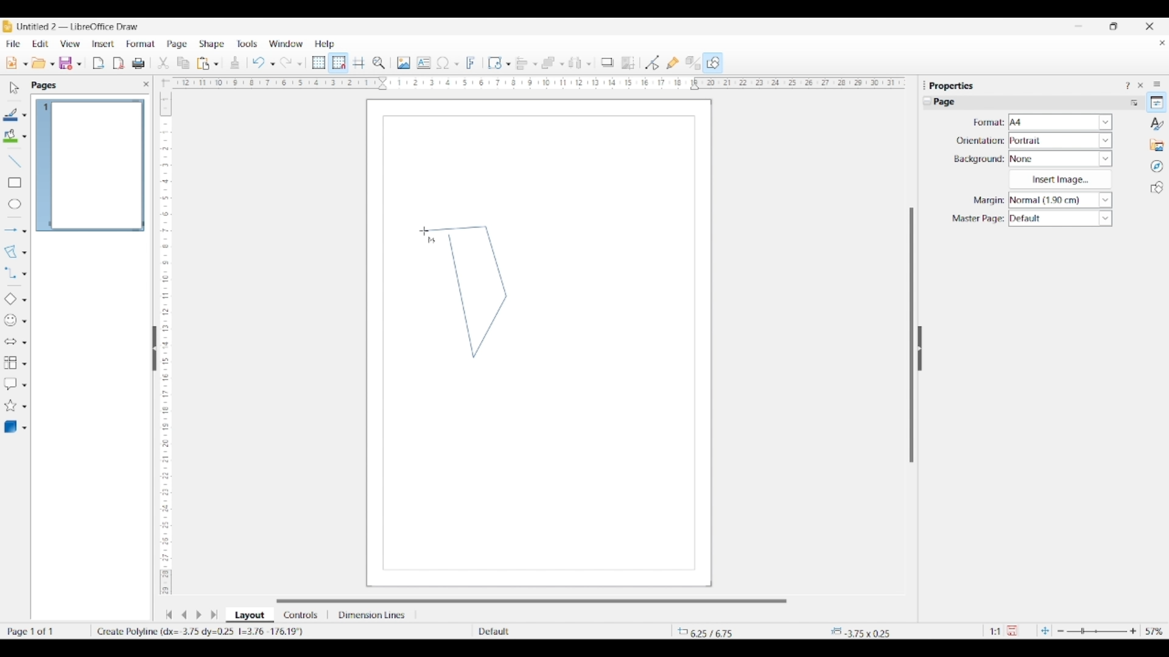 Image resolution: width=1169 pixels, height=657 pixels. Describe the element at coordinates (7, 26) in the screenshot. I see `Software logo` at that location.